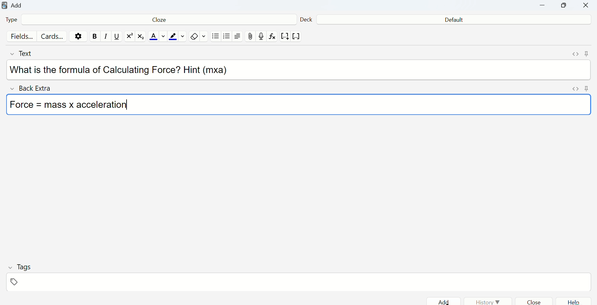 The image size is (597, 305). Describe the element at coordinates (178, 37) in the screenshot. I see `Text highlight color` at that location.